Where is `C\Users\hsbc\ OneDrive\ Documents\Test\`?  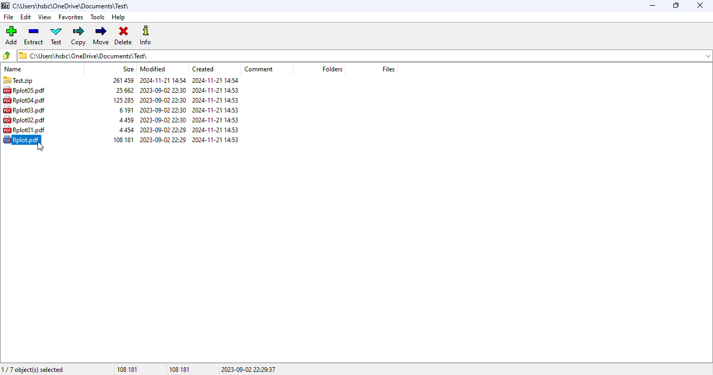
C\Users\hsbc\ OneDrive\ Documents\Test\ is located at coordinates (364, 56).